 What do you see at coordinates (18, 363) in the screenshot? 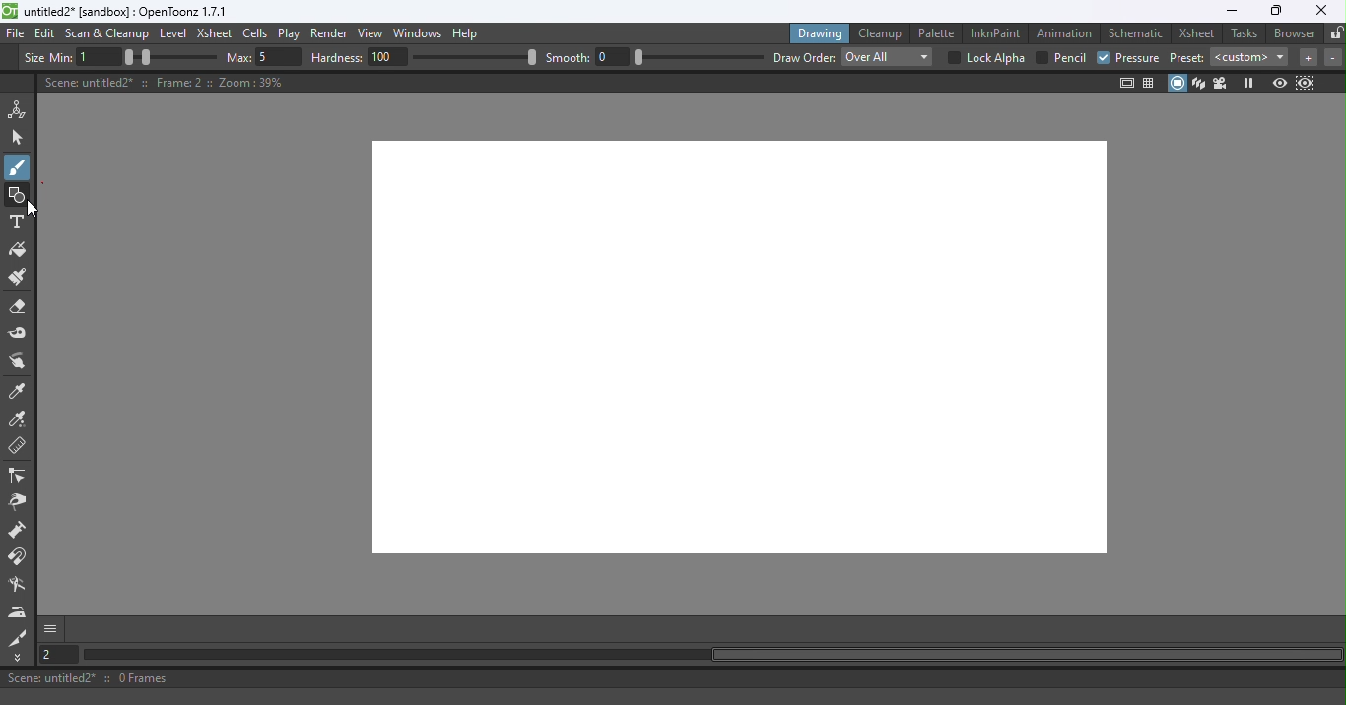
I see `Finger tool` at bounding box center [18, 363].